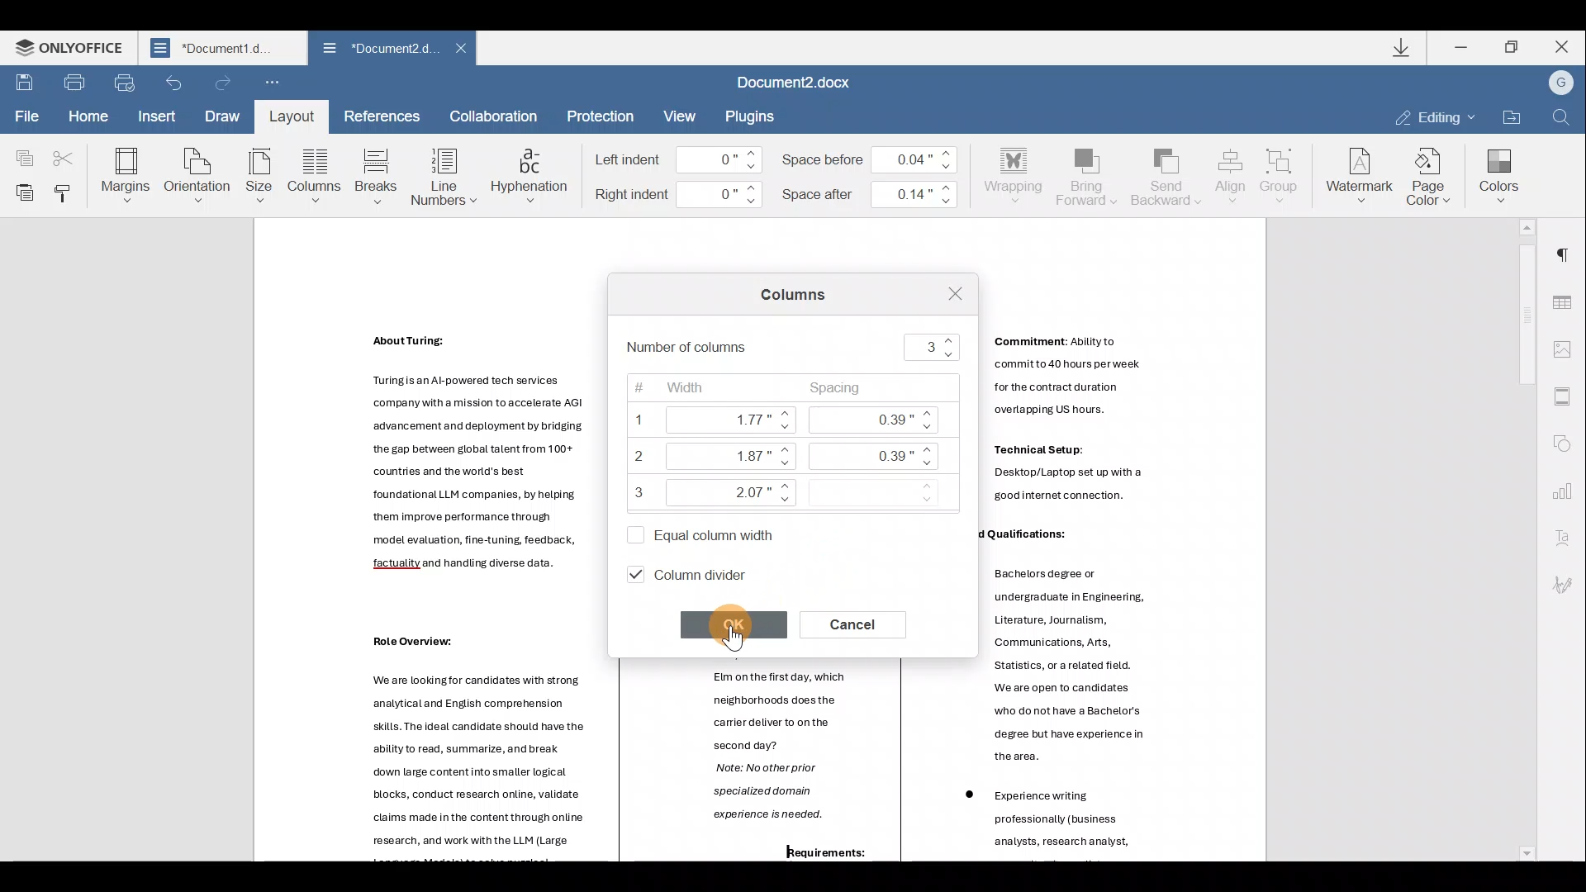 This screenshot has width=1586, height=892. Describe the element at coordinates (884, 448) in the screenshot. I see `Spacing` at that location.